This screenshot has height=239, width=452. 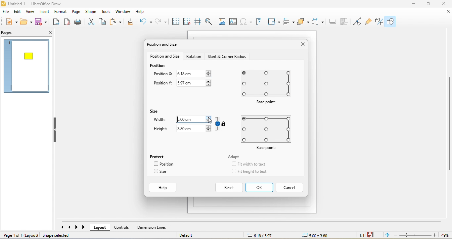 I want to click on shadow, so click(x=333, y=21).